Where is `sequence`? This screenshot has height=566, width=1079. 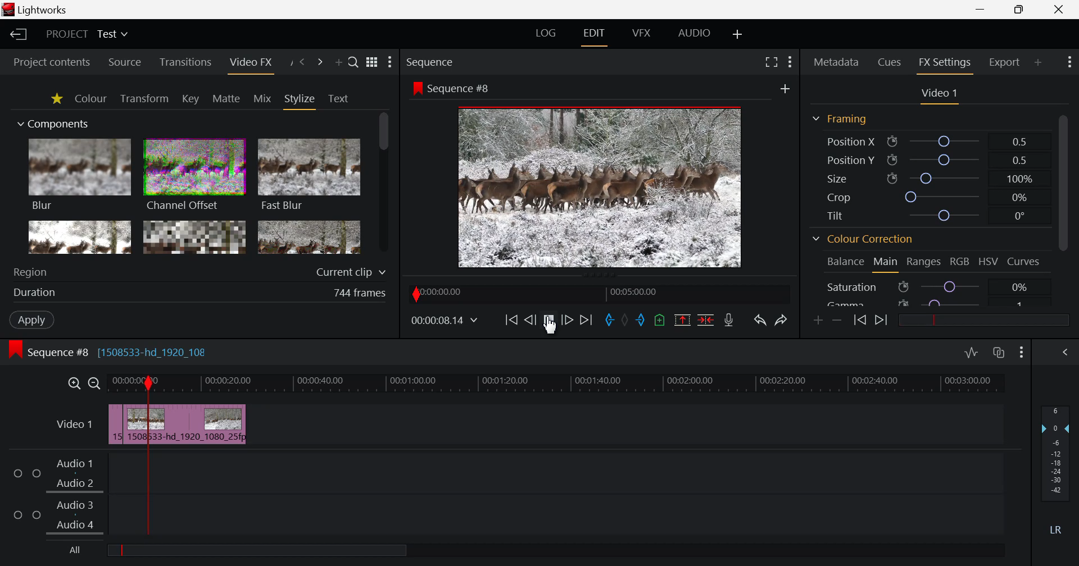
sequence is located at coordinates (454, 88).